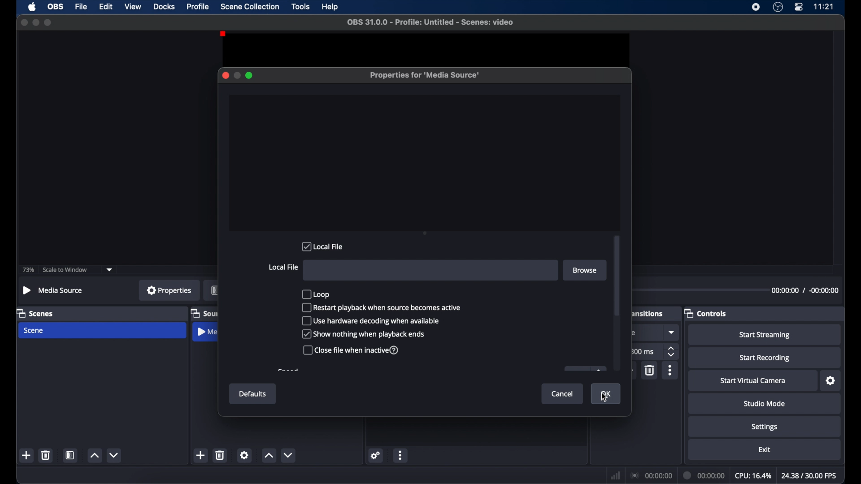  Describe the element at coordinates (765, 428) in the screenshot. I see `settings` at that location.